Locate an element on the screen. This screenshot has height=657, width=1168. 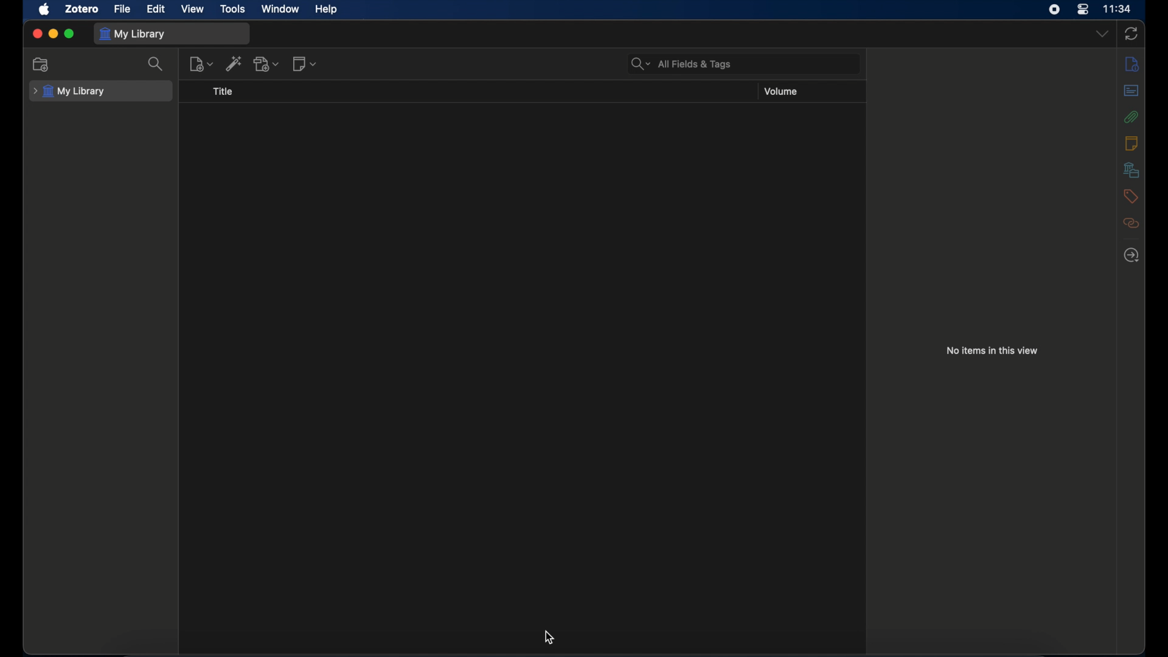
title is located at coordinates (223, 91).